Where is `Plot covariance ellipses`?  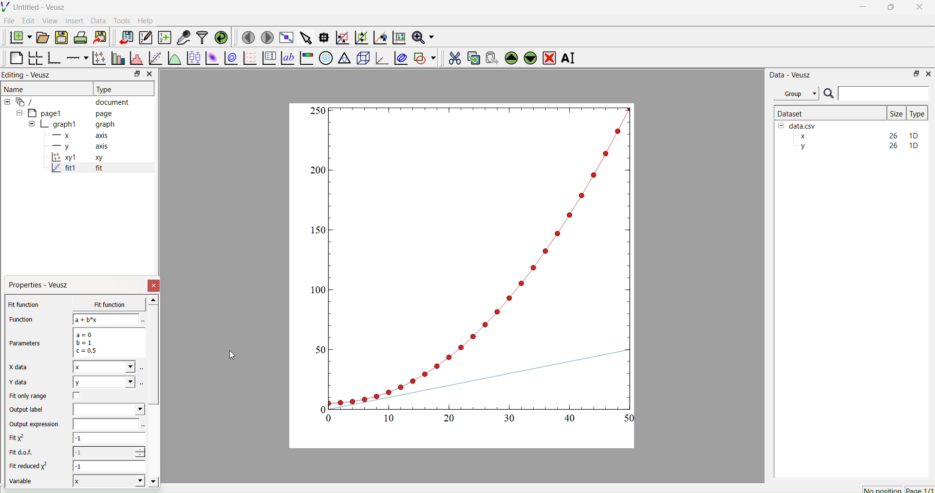
Plot covariance ellipses is located at coordinates (400, 57).